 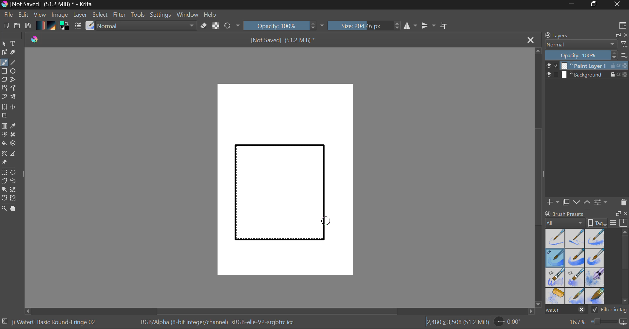 I want to click on Window Title, so click(x=48, y=5).